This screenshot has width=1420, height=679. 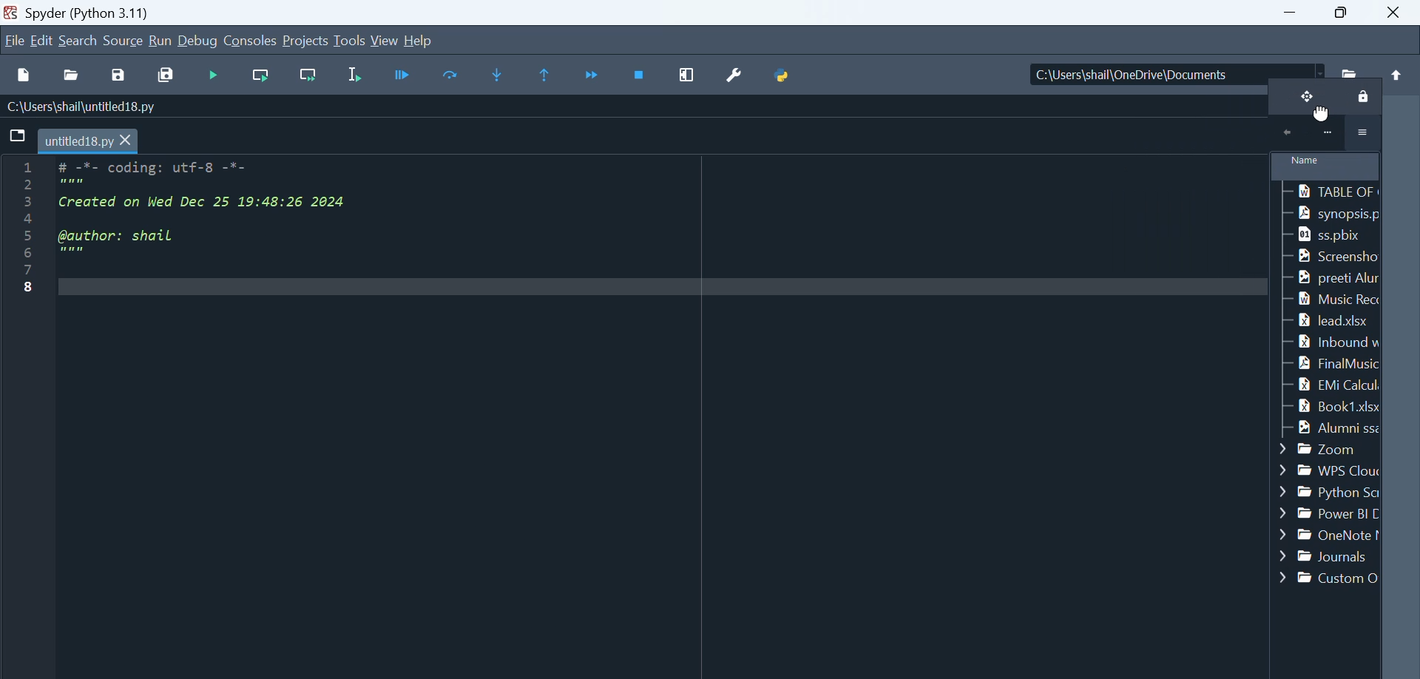 What do you see at coordinates (500, 75) in the screenshot?
I see `Step into the next function` at bounding box center [500, 75].